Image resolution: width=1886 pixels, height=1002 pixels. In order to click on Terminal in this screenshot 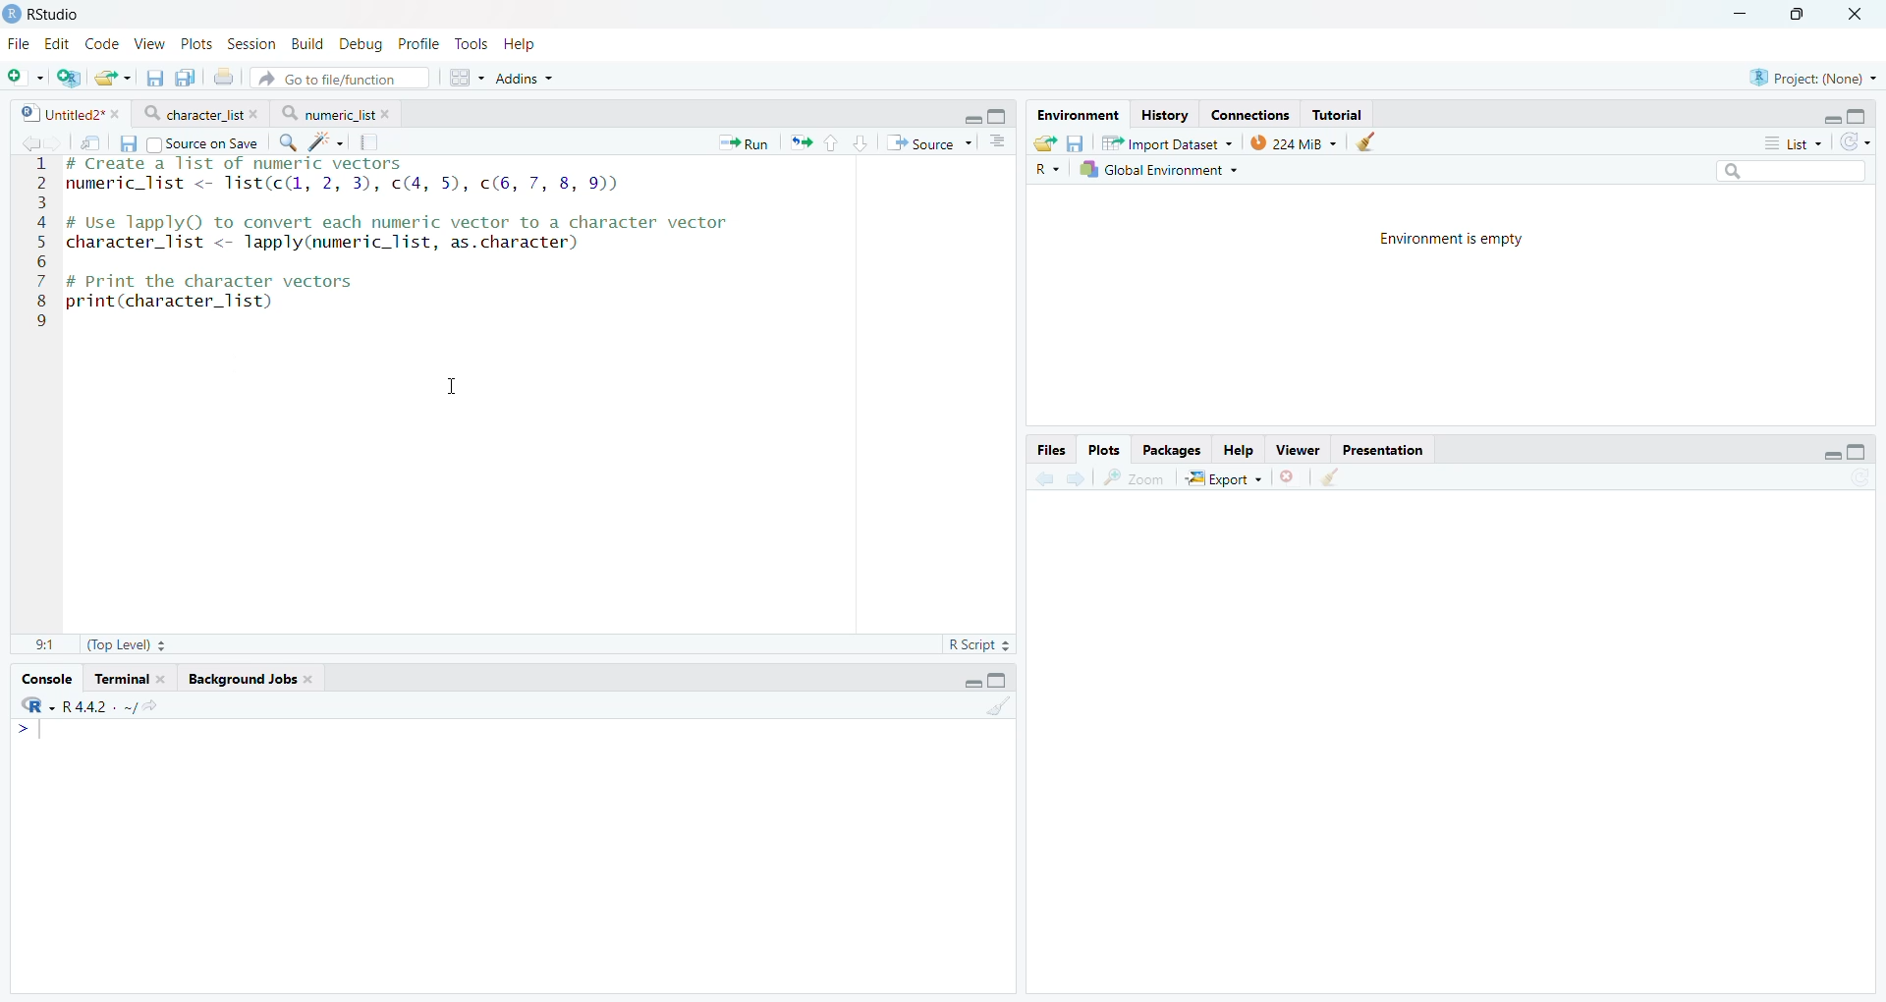, I will do `click(129, 680)`.